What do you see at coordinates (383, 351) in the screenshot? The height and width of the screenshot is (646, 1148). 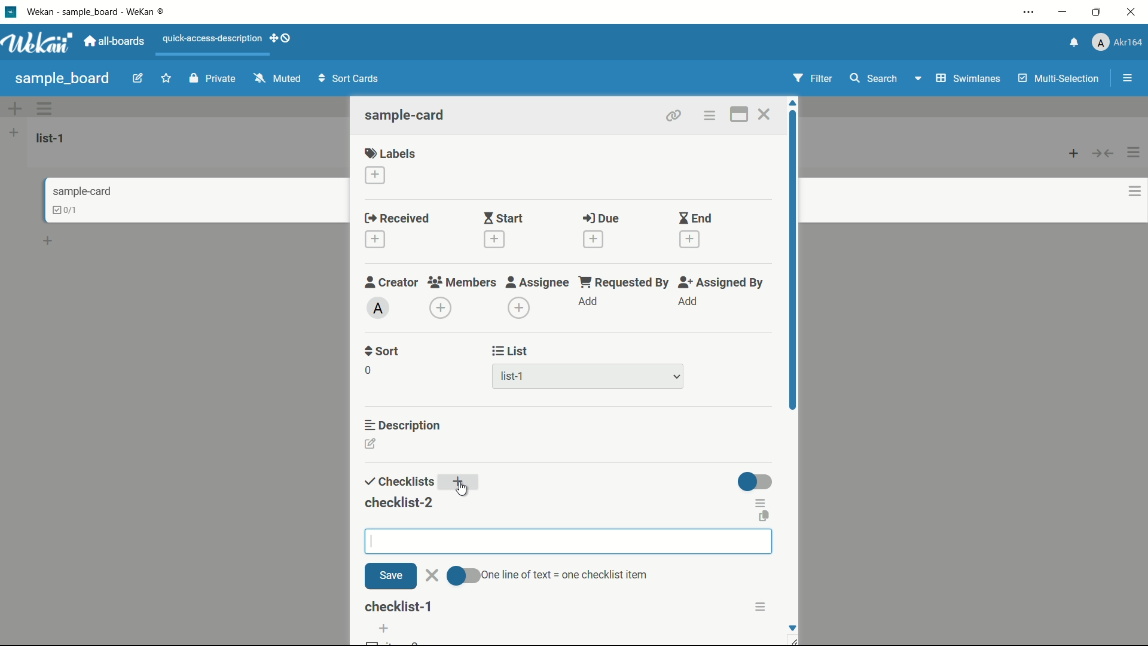 I see `sort` at bounding box center [383, 351].